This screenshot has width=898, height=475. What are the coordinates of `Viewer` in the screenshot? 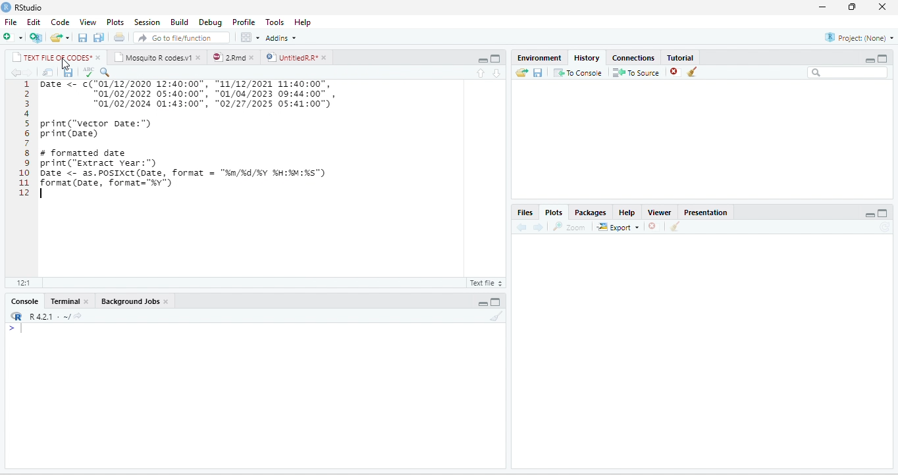 It's located at (659, 213).